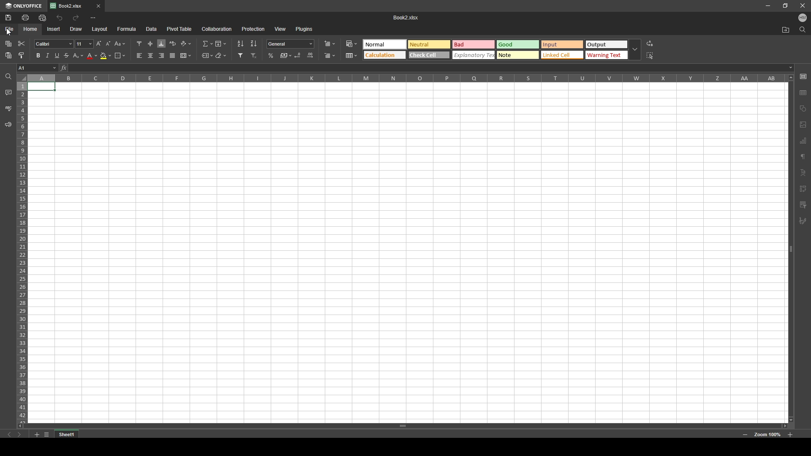 This screenshot has height=456, width=811. I want to click on remove filter, so click(254, 56).